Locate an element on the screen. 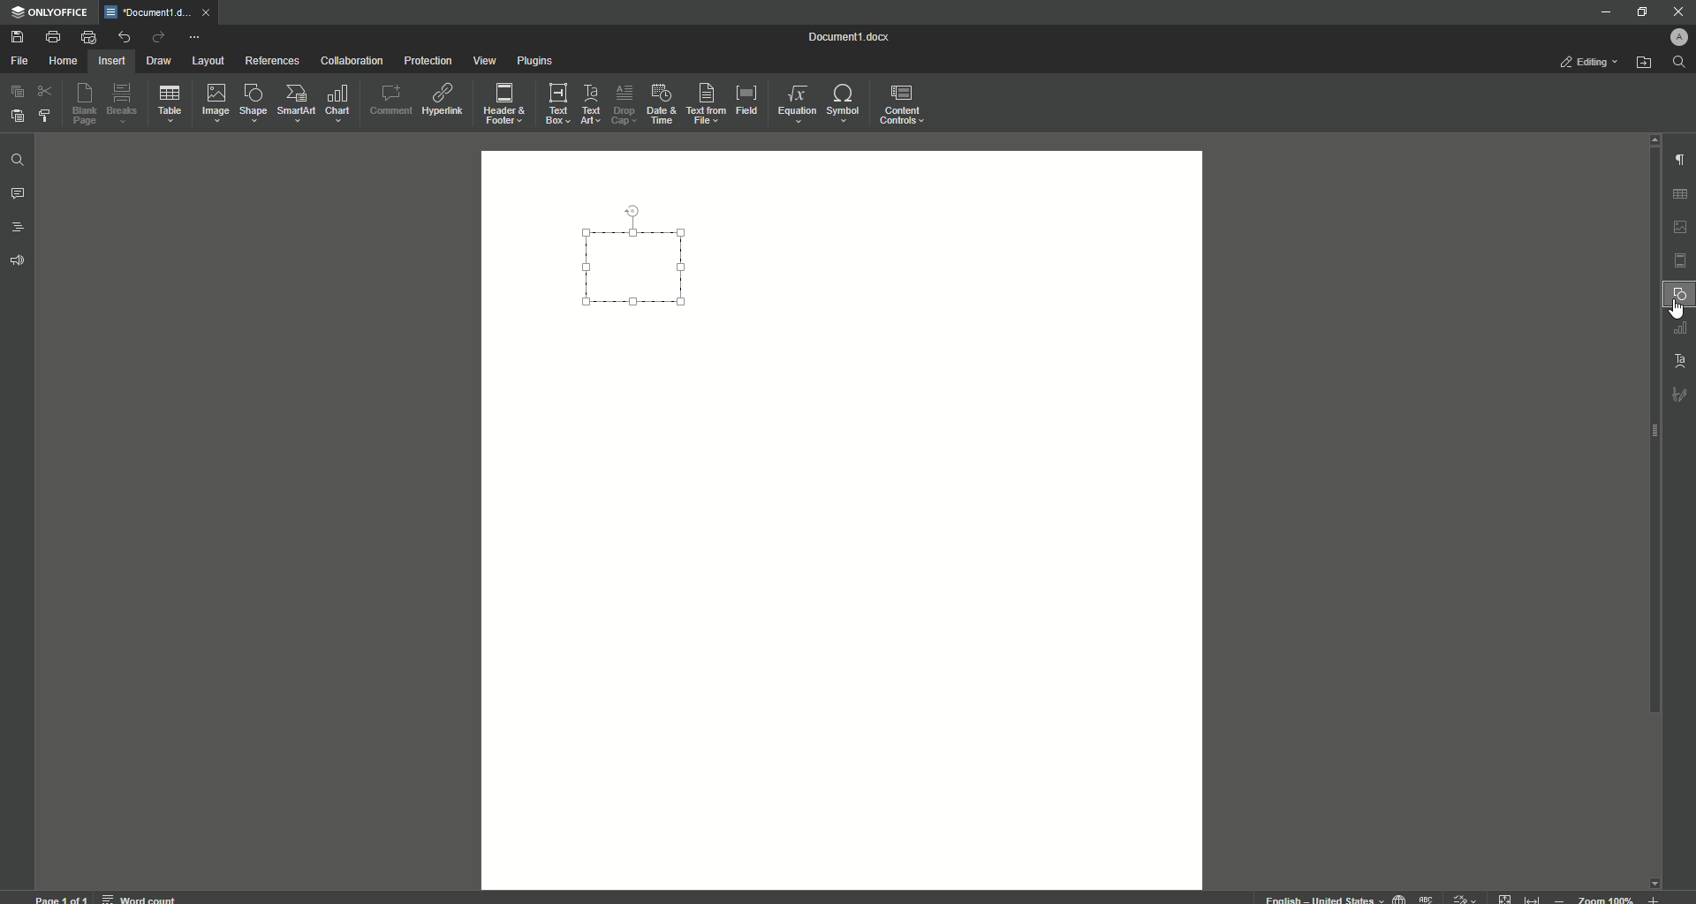 The height and width of the screenshot is (904, 1696). Breaks is located at coordinates (123, 104).